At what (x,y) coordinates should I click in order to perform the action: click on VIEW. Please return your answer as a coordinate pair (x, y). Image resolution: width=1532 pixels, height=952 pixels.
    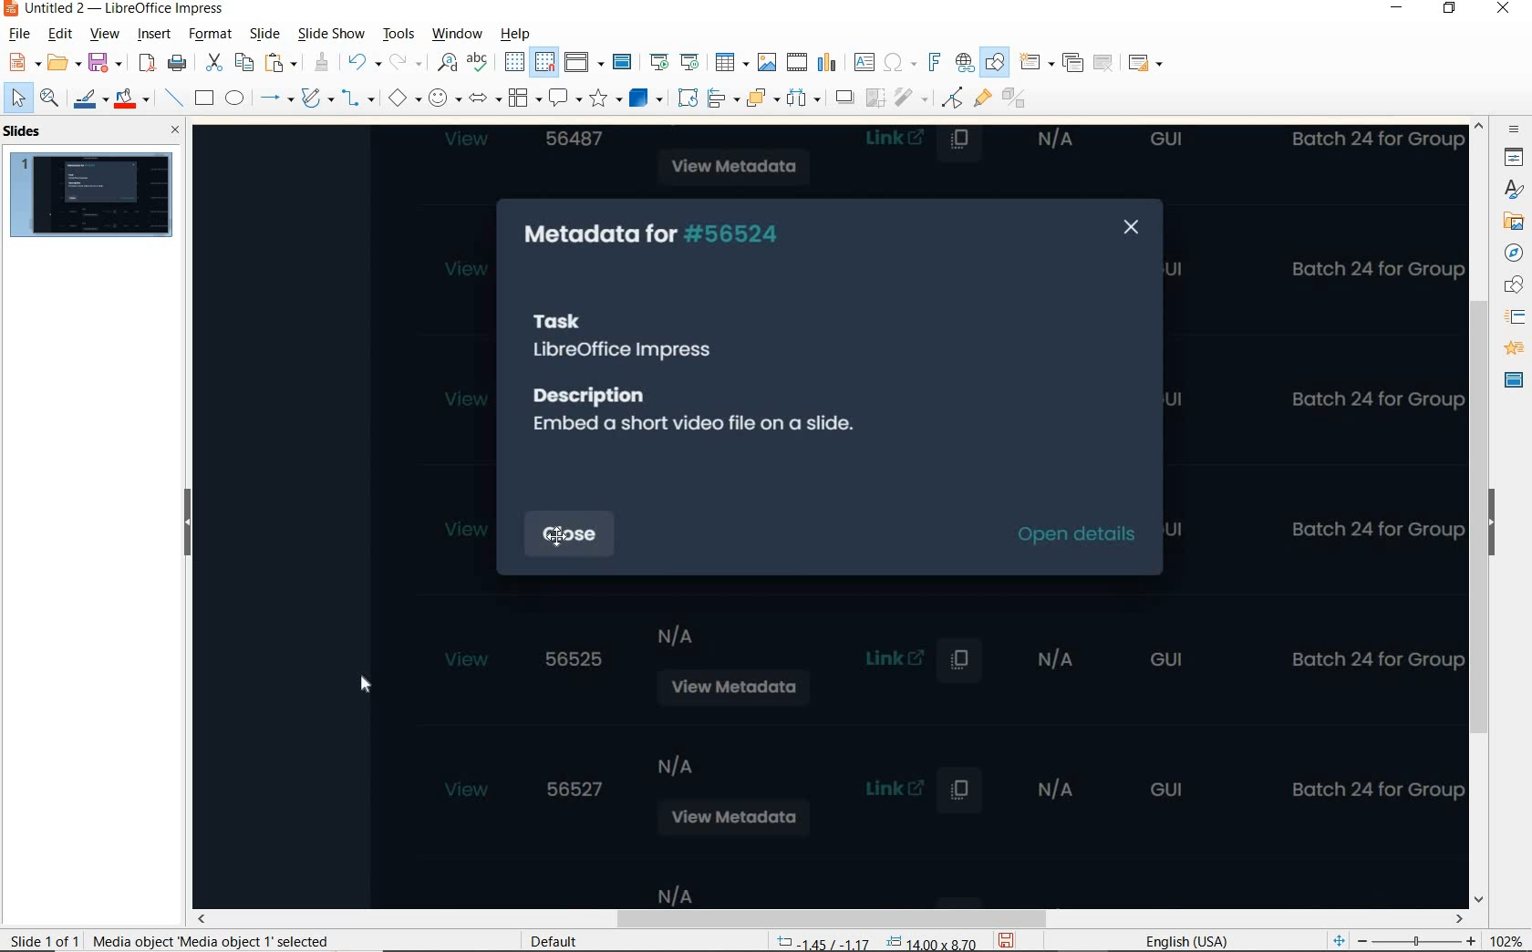
    Looking at the image, I should click on (105, 35).